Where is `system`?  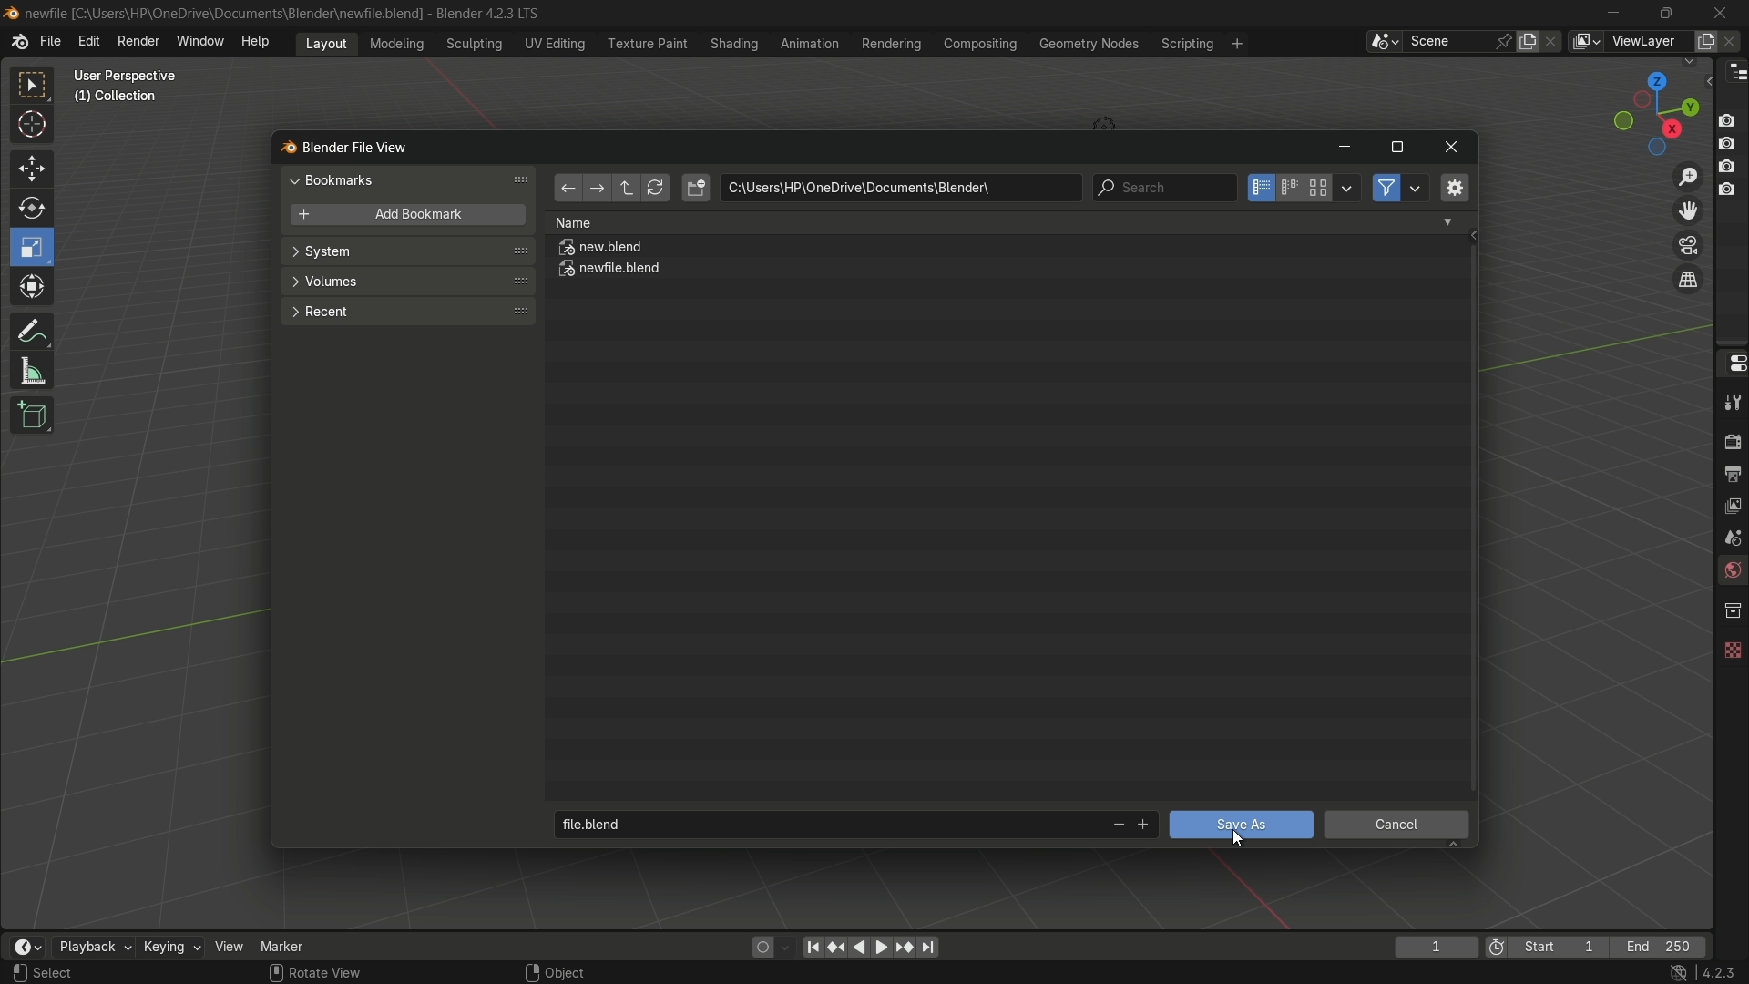
system is located at coordinates (408, 253).